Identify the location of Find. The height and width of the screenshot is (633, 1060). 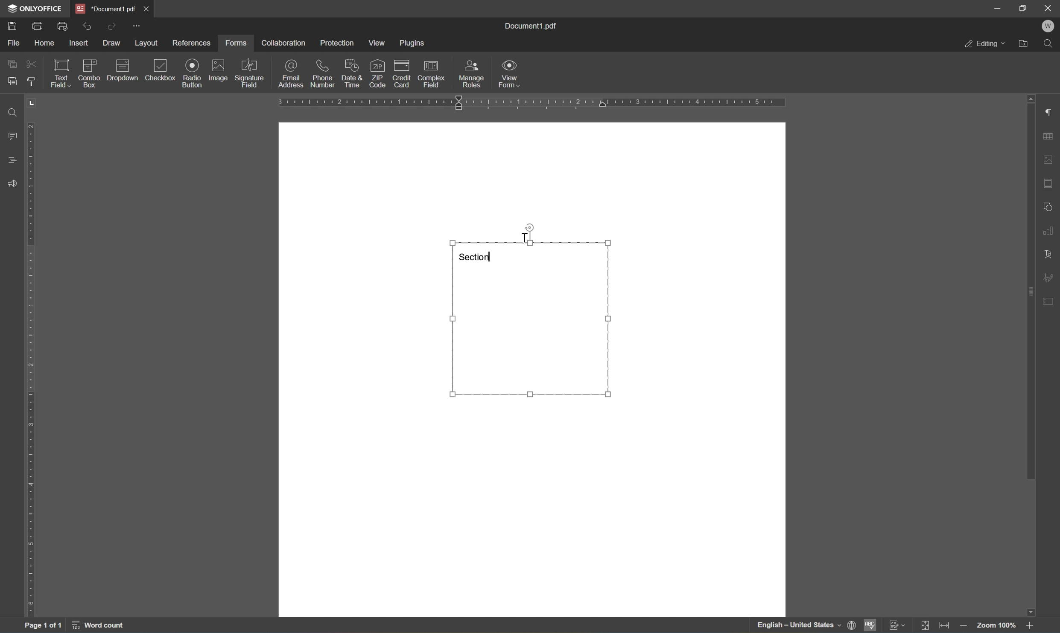
(1051, 46).